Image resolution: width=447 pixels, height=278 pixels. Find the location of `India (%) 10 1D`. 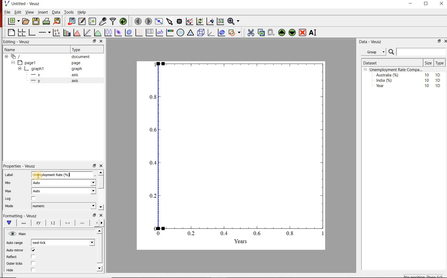

India (%) 10 1D is located at coordinates (409, 80).